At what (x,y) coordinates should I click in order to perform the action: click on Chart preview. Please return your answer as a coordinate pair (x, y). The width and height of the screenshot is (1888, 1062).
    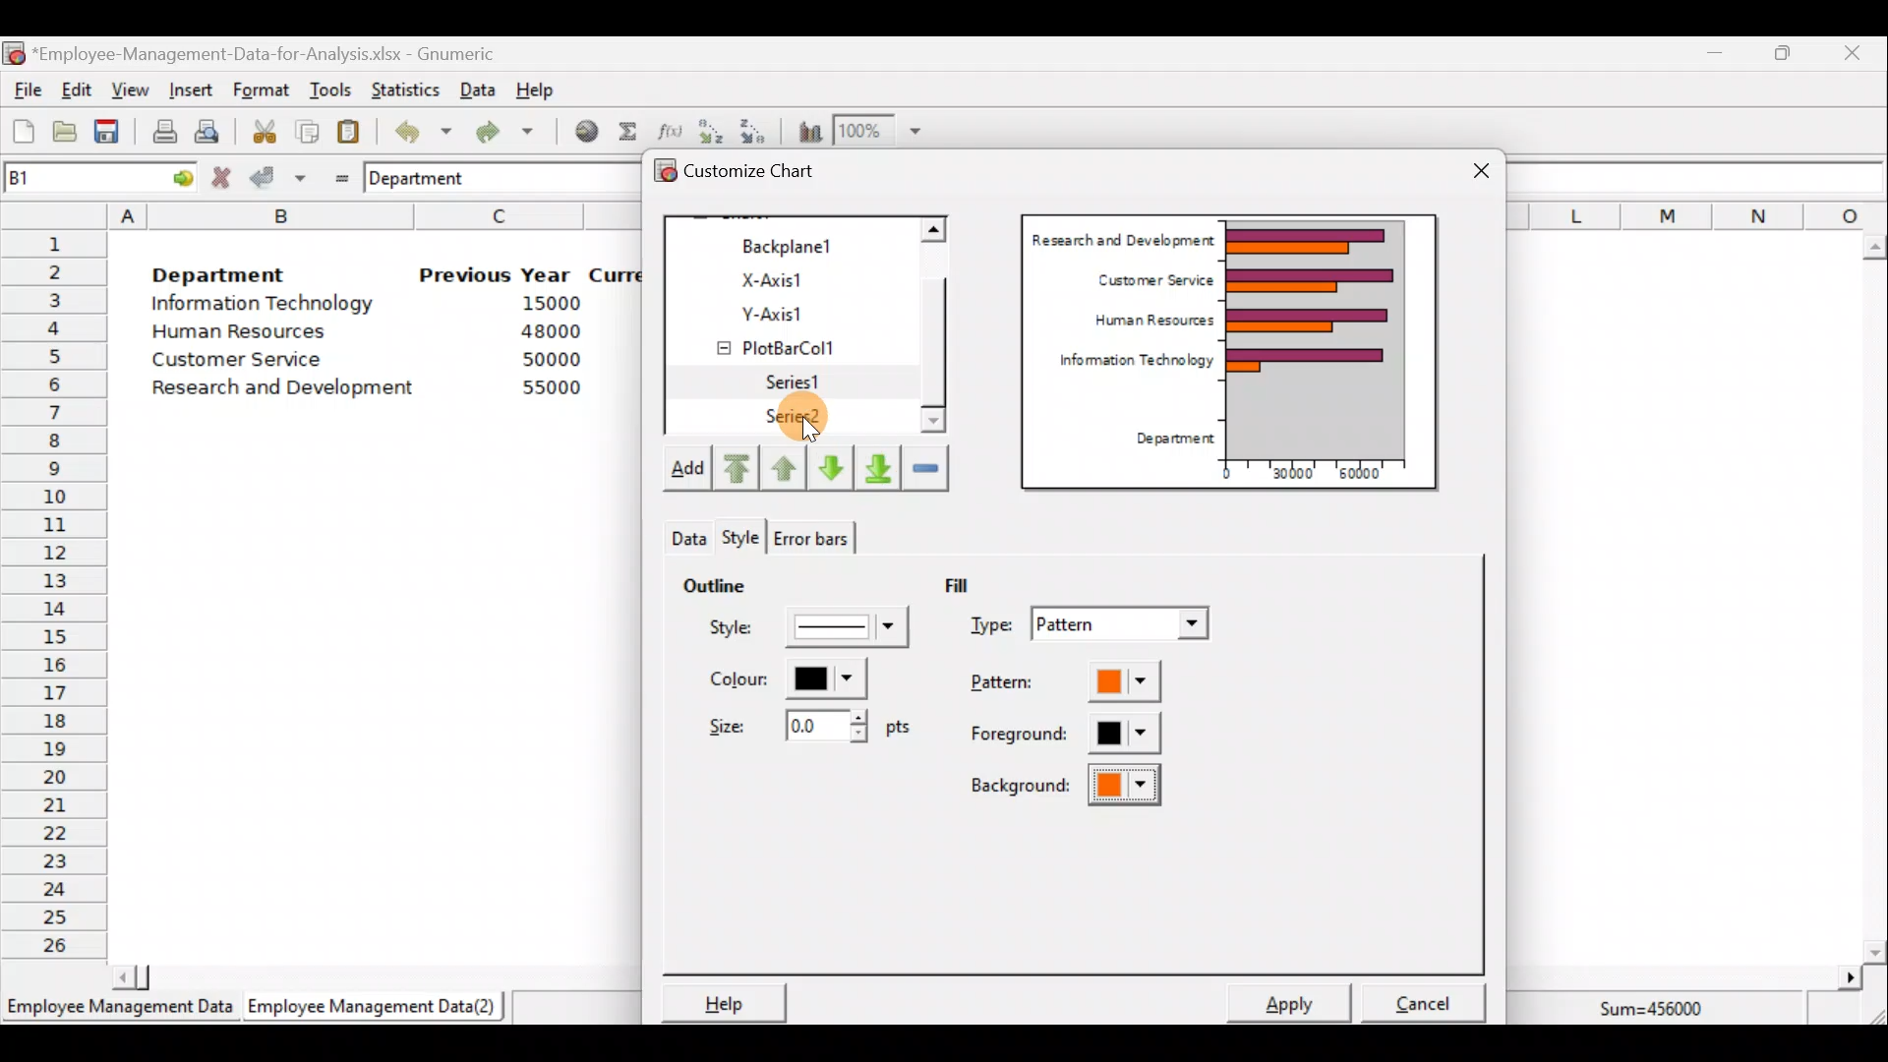
    Looking at the image, I should click on (1328, 338).